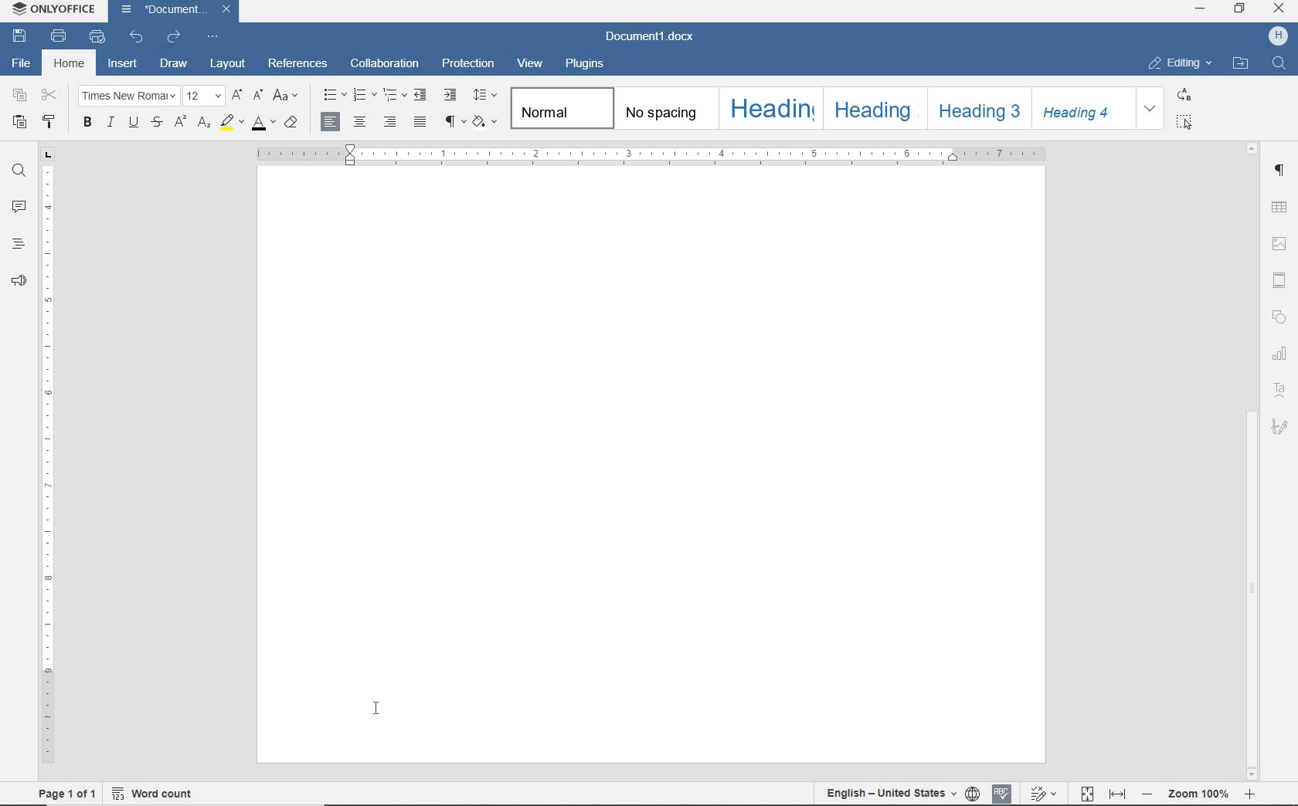 The width and height of the screenshot is (1298, 806). Describe the element at coordinates (230, 124) in the screenshot. I see `HIGHLIGHT COLOR` at that location.